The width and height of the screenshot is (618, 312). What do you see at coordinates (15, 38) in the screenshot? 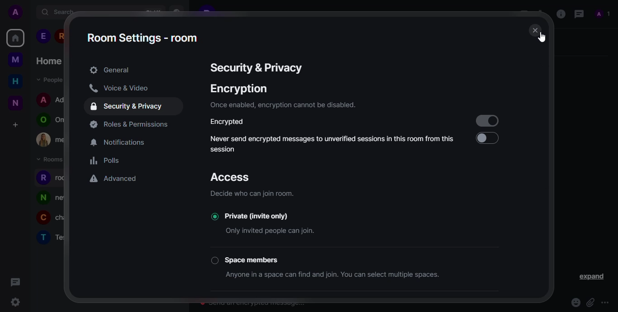
I see `home` at bounding box center [15, 38].